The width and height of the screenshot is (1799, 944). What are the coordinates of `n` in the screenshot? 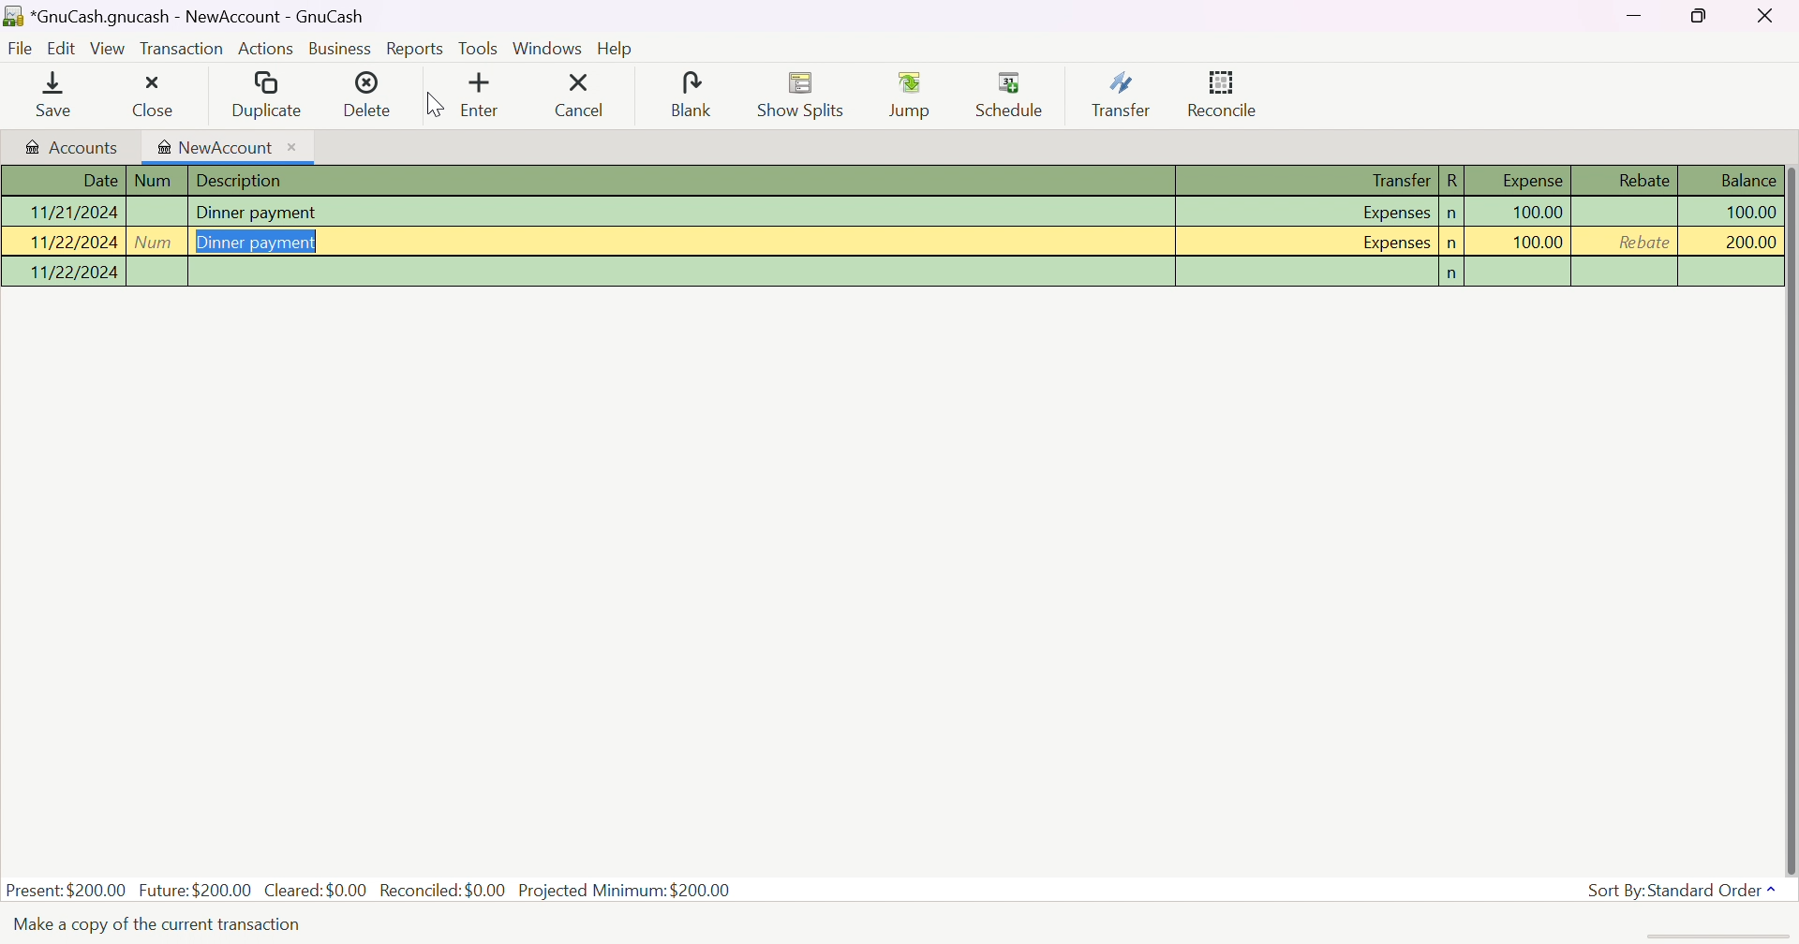 It's located at (1456, 243).